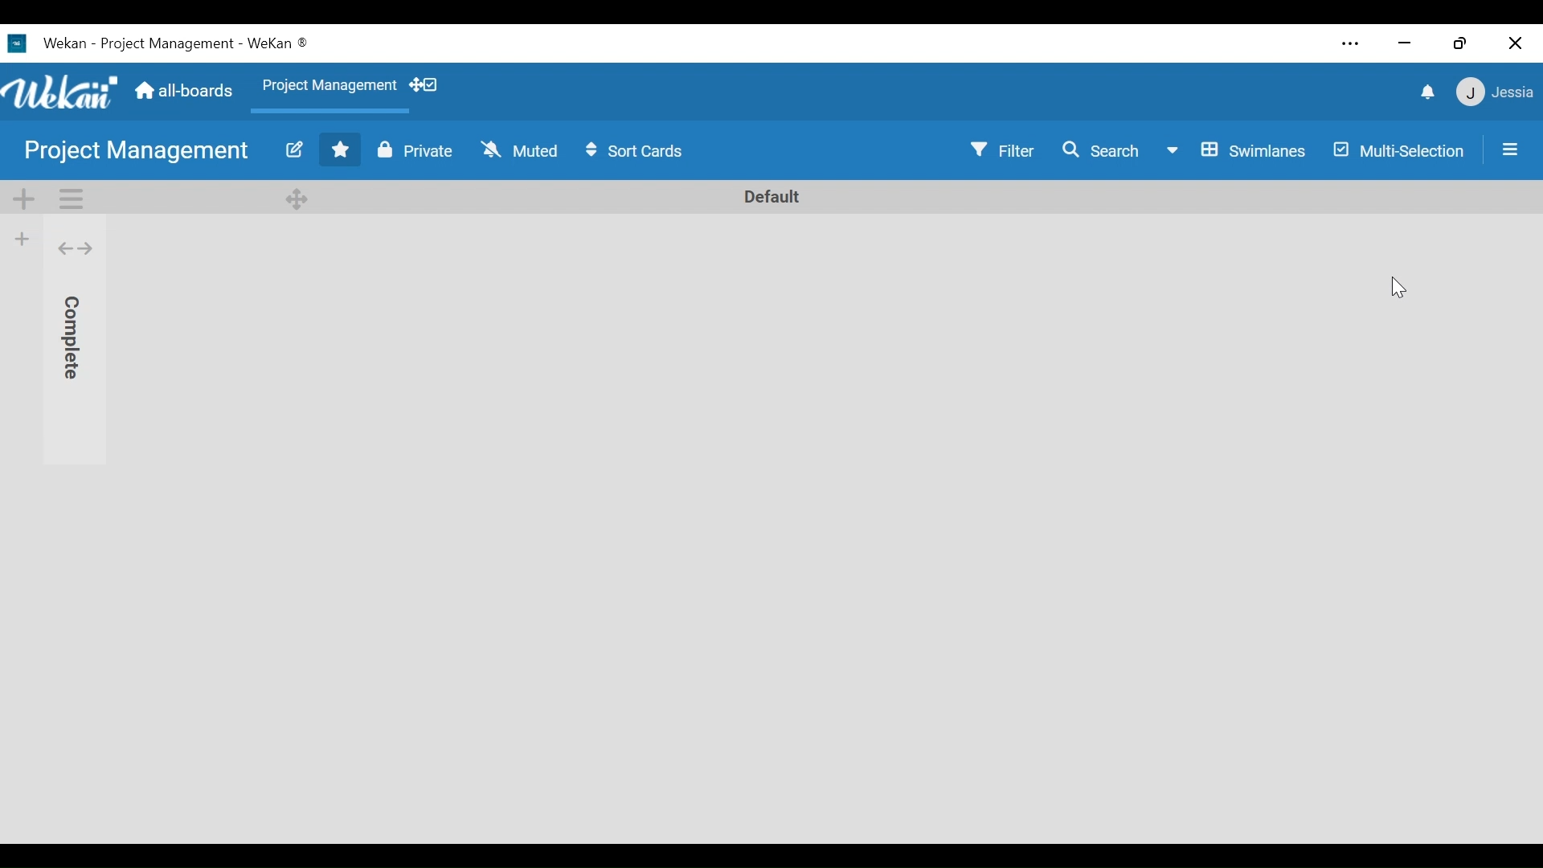  I want to click on Go to Home View (all-boards), so click(184, 92).